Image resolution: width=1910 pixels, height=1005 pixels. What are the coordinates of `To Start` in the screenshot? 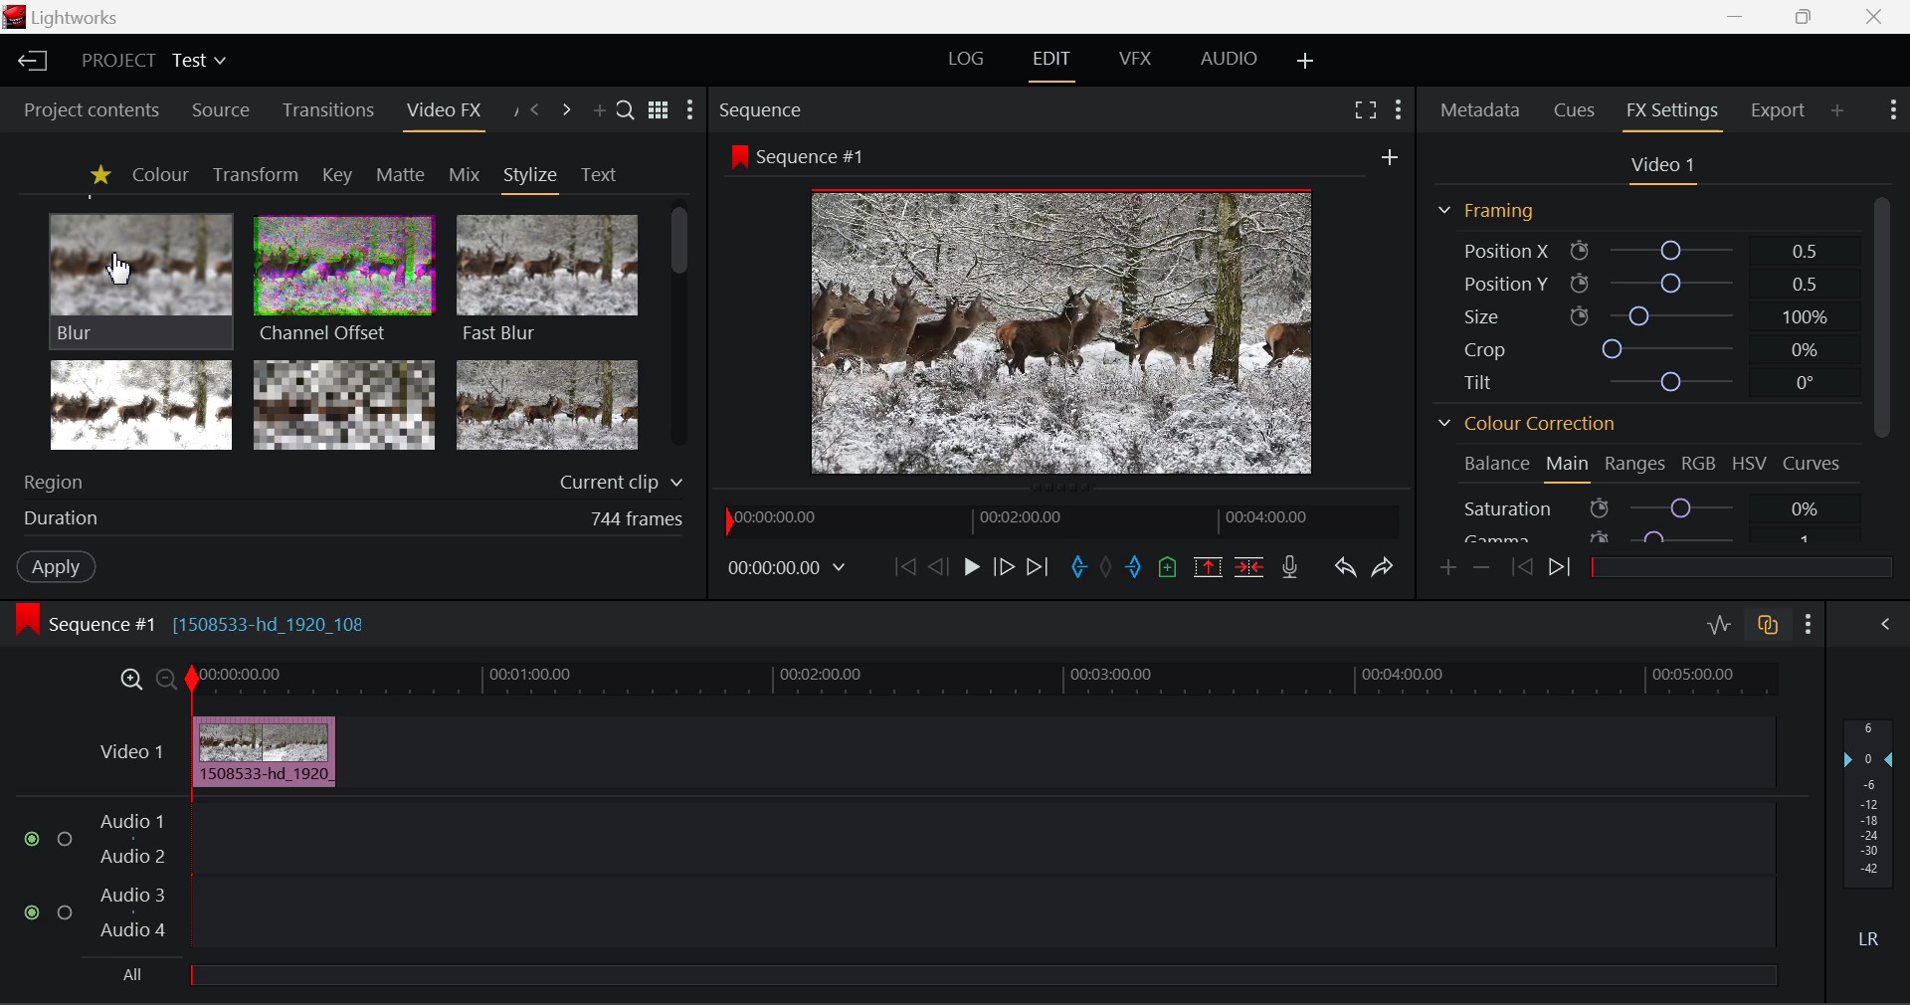 It's located at (902, 565).